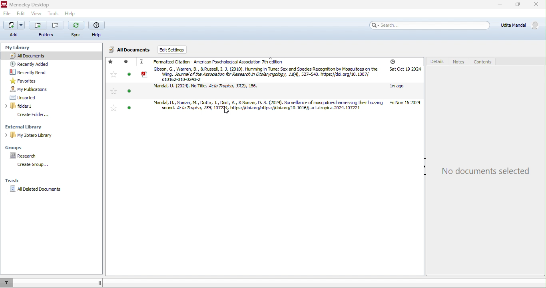 The height and width of the screenshot is (288, 546). I want to click on Gibson, G., Warren, B., &Russel, 1. J. (2010). Humming in Tune: Sex and Spedes Recognition by Mosquitoes on the: ‘Sat Oct 19 2024
8) Wing. Joumal of the Assocation for Research in Otolaryngology, 129), 527-540. hips: do org/ 10. 1007)
0120100002, so click(280, 74).